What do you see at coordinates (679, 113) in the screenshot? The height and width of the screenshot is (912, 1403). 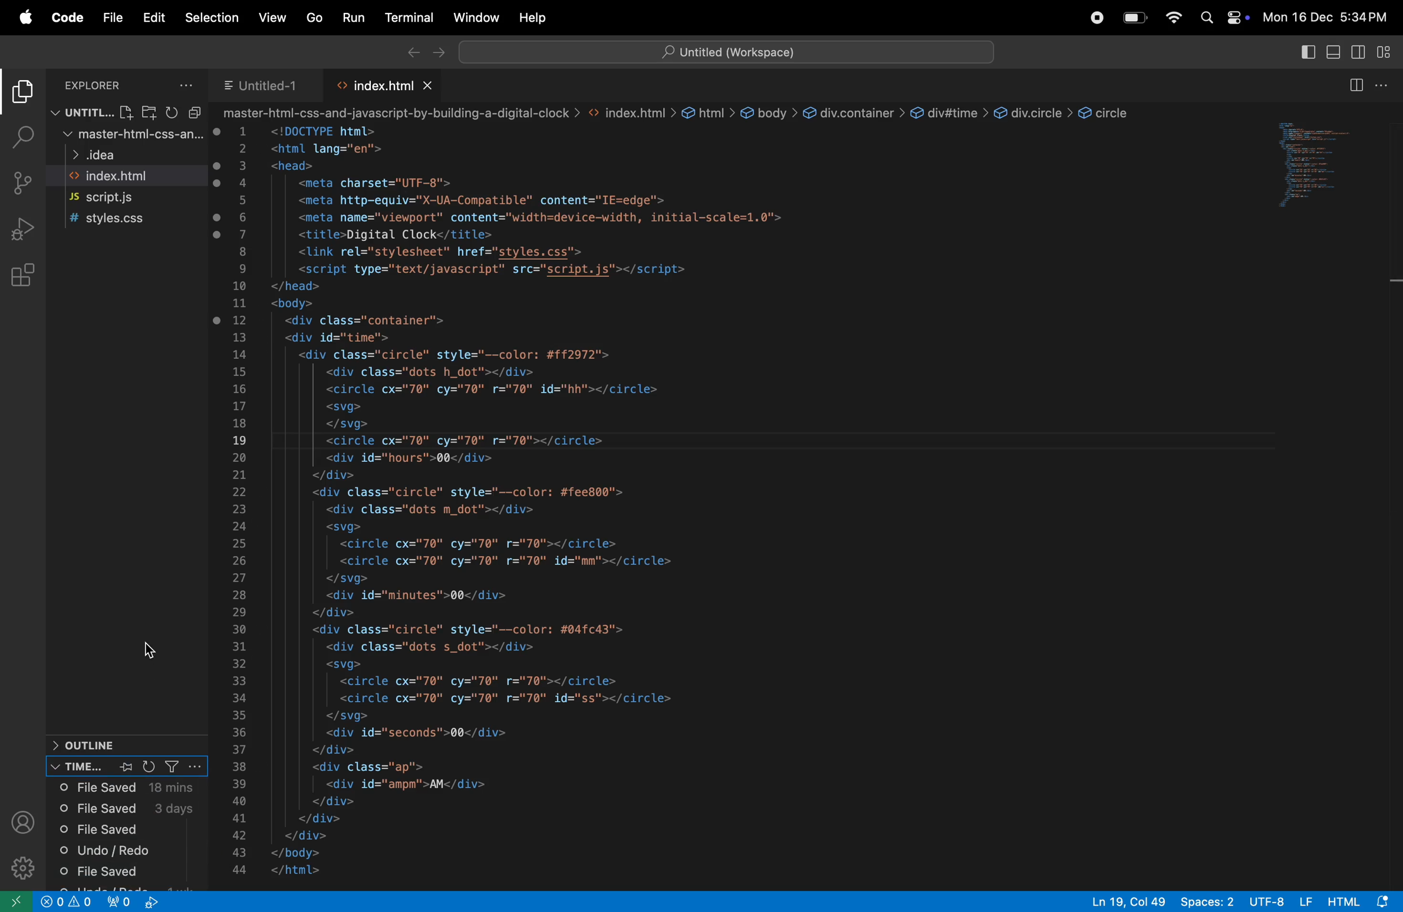 I see `master-html-css-and-javascript-by-building-a-digital-clock > <> index.html > & html > € body > & div.container > & div#time > & div.circle > & circle` at bounding box center [679, 113].